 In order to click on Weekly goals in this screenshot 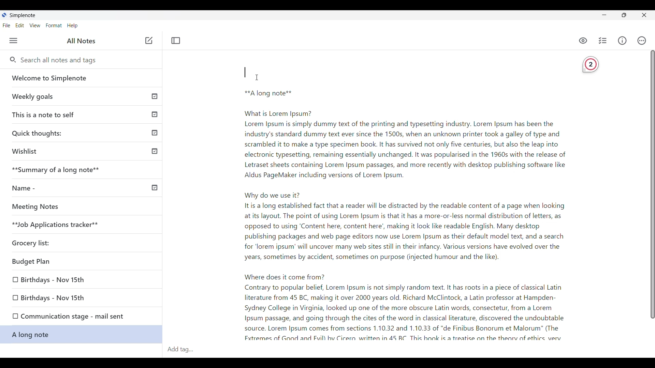, I will do `click(82, 96)`.